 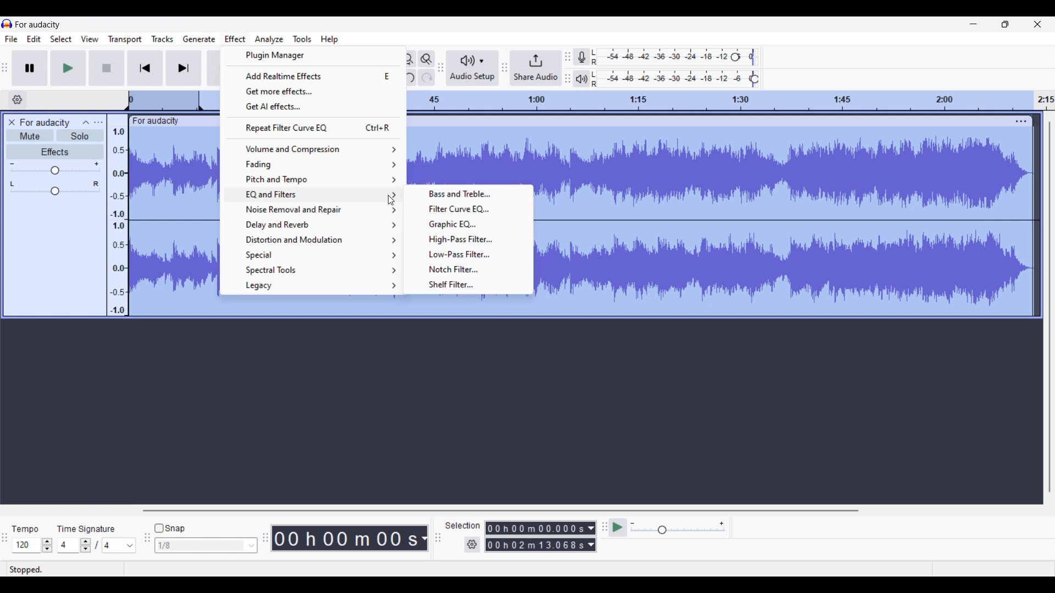 I want to click on Description of current selection, so click(x=199, y=570).